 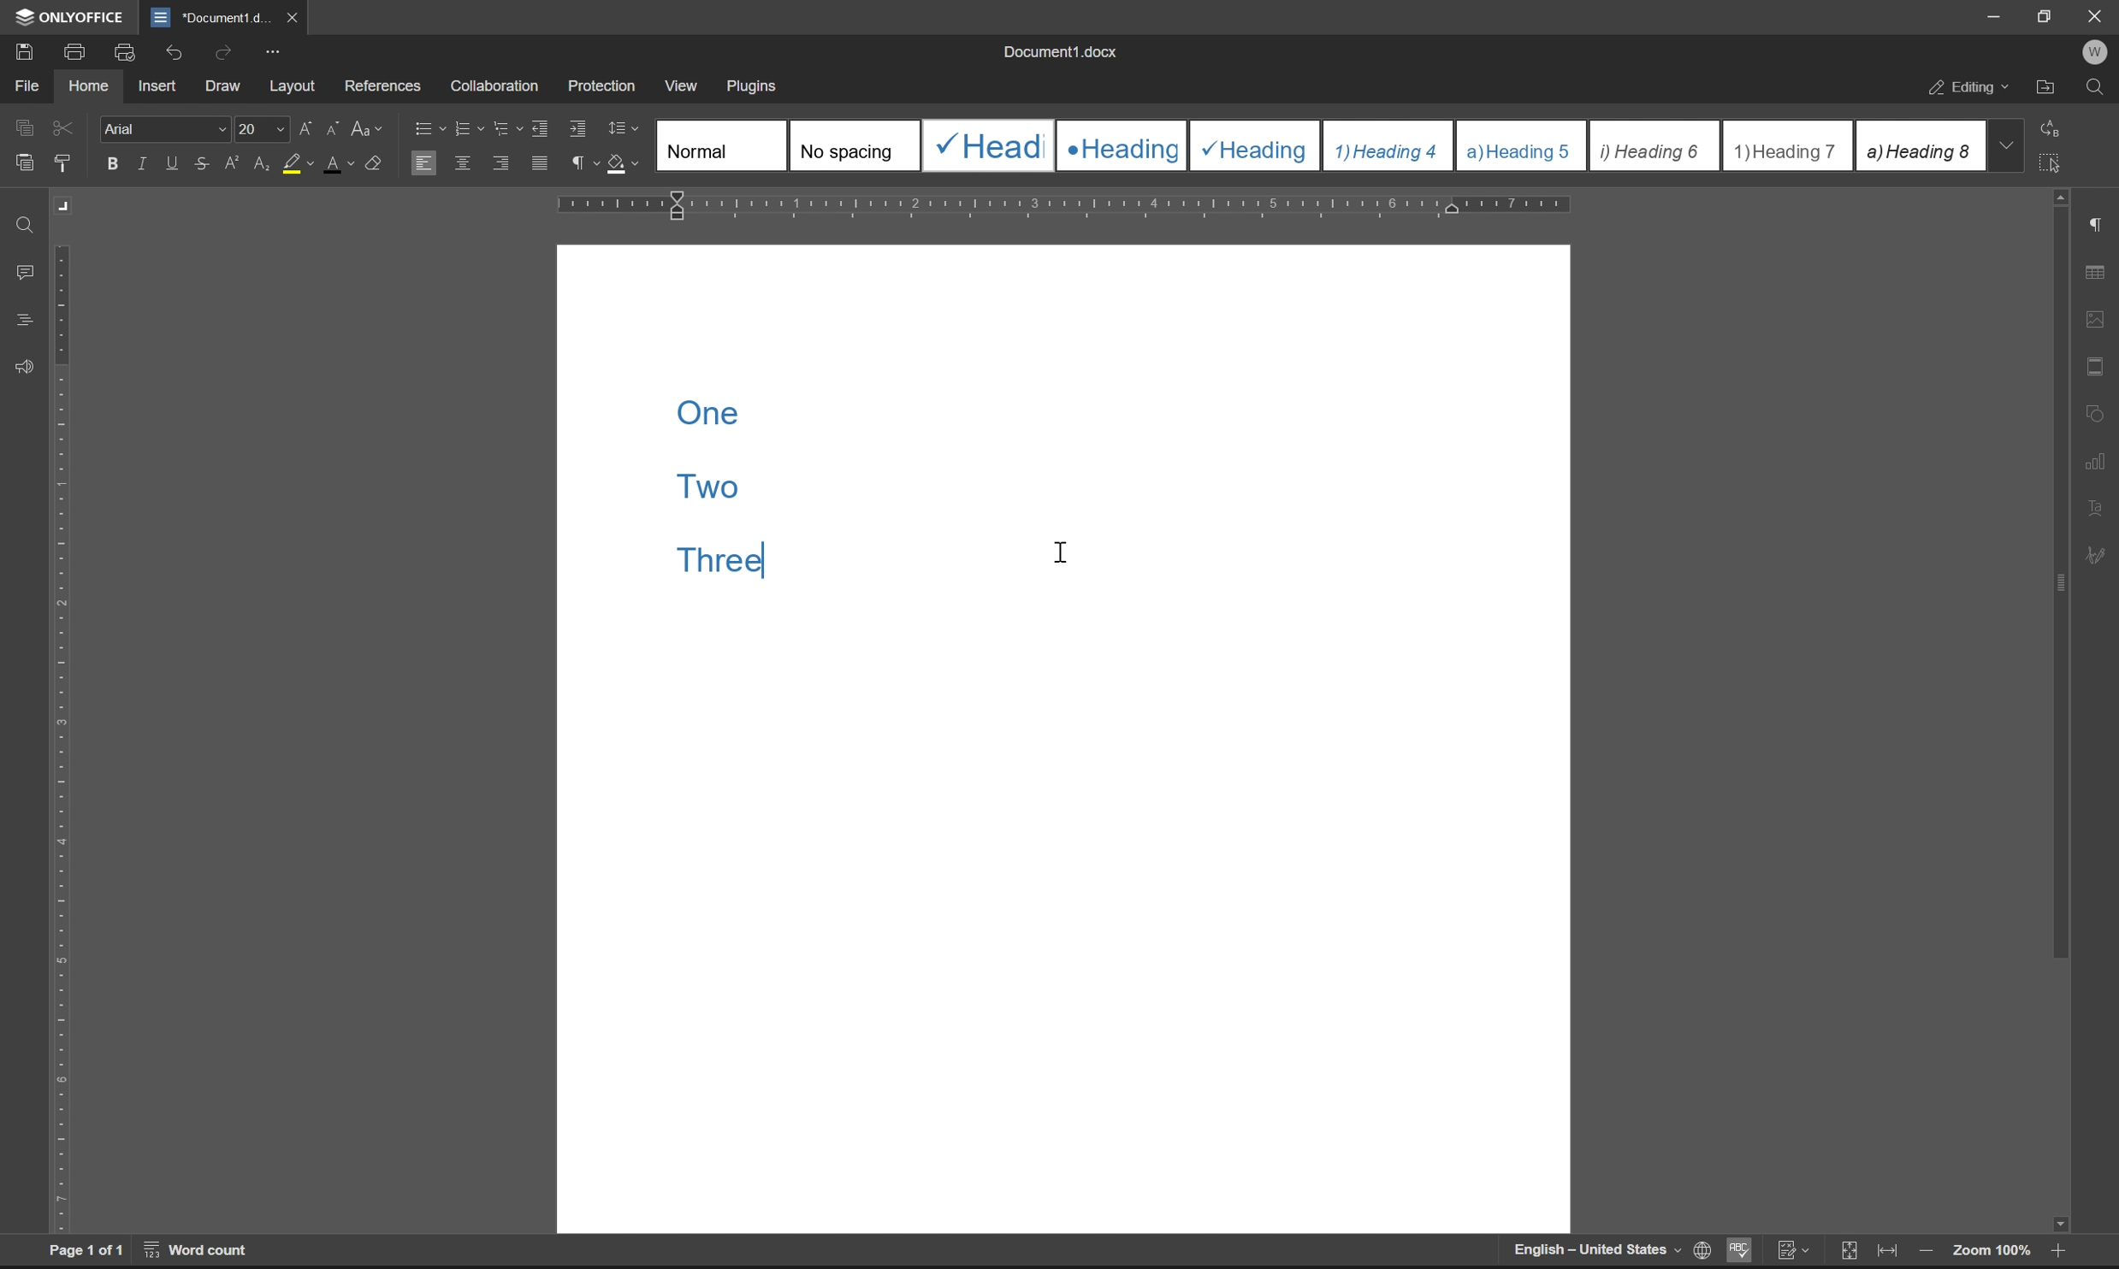 I want to click on zoom 100%, so click(x=1991, y=1254).